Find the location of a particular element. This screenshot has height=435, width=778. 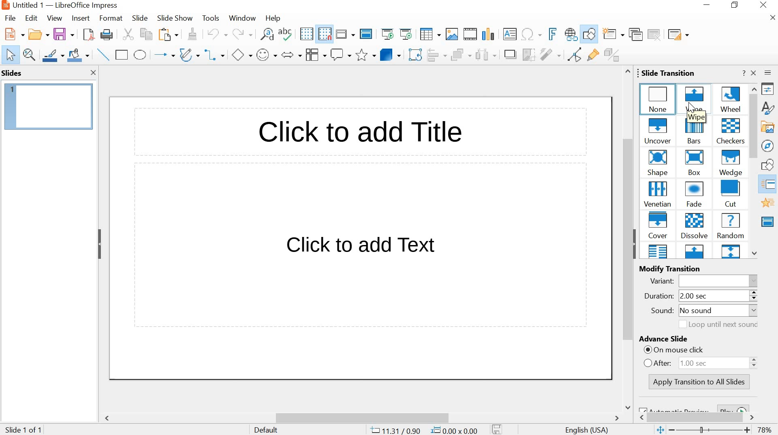

AFTER is located at coordinates (703, 362).